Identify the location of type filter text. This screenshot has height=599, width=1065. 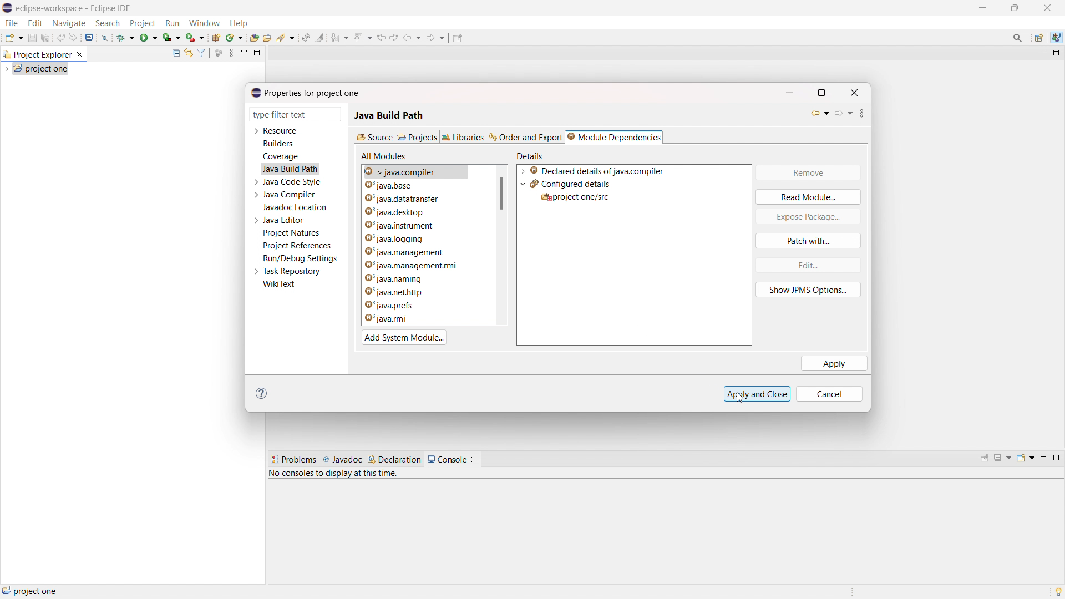
(288, 115).